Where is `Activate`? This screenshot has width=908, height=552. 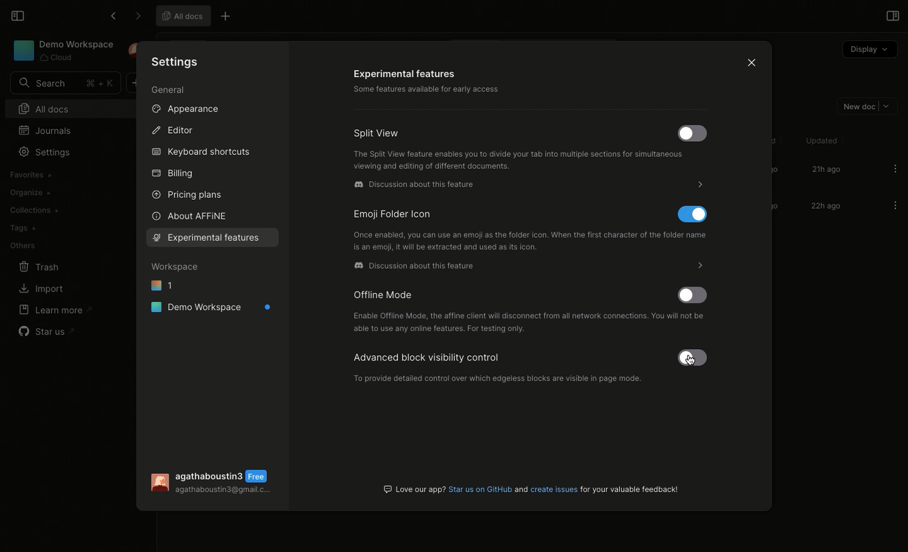 Activate is located at coordinates (694, 297).